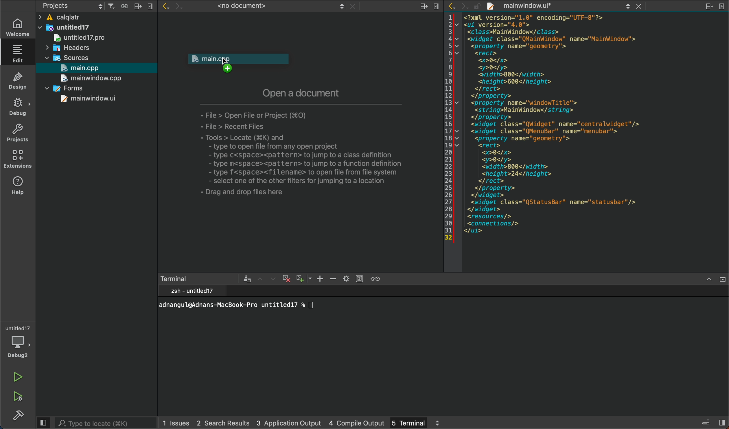 This screenshot has width=729, height=429. Describe the element at coordinates (353, 7) in the screenshot. I see `close document` at that location.